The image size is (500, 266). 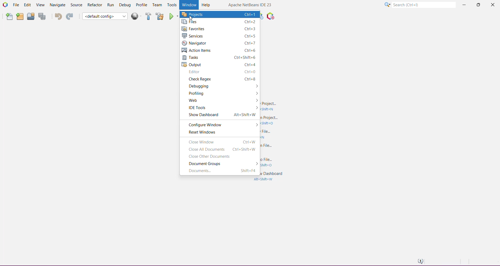 What do you see at coordinates (188, 5) in the screenshot?
I see `Window` at bounding box center [188, 5].